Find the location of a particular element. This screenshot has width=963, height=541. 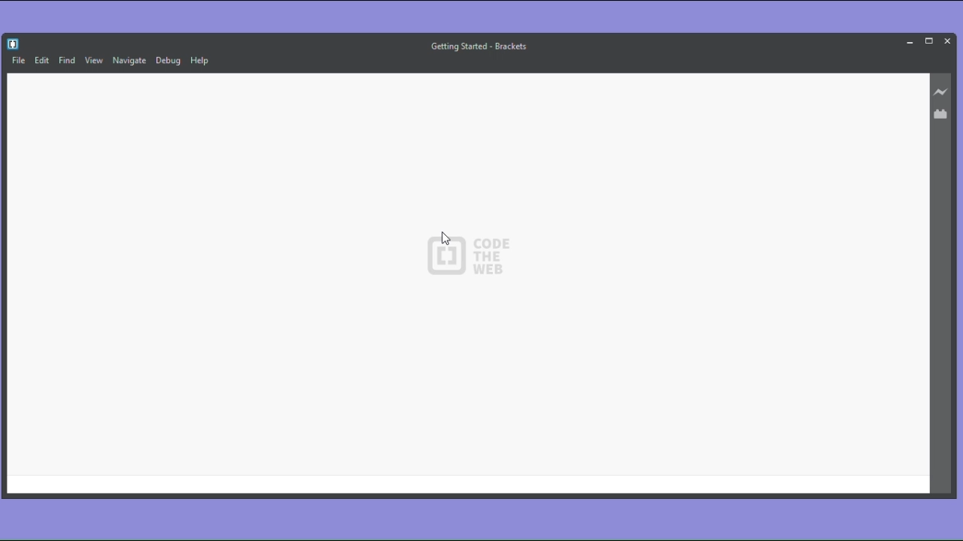

Find is located at coordinates (66, 61).